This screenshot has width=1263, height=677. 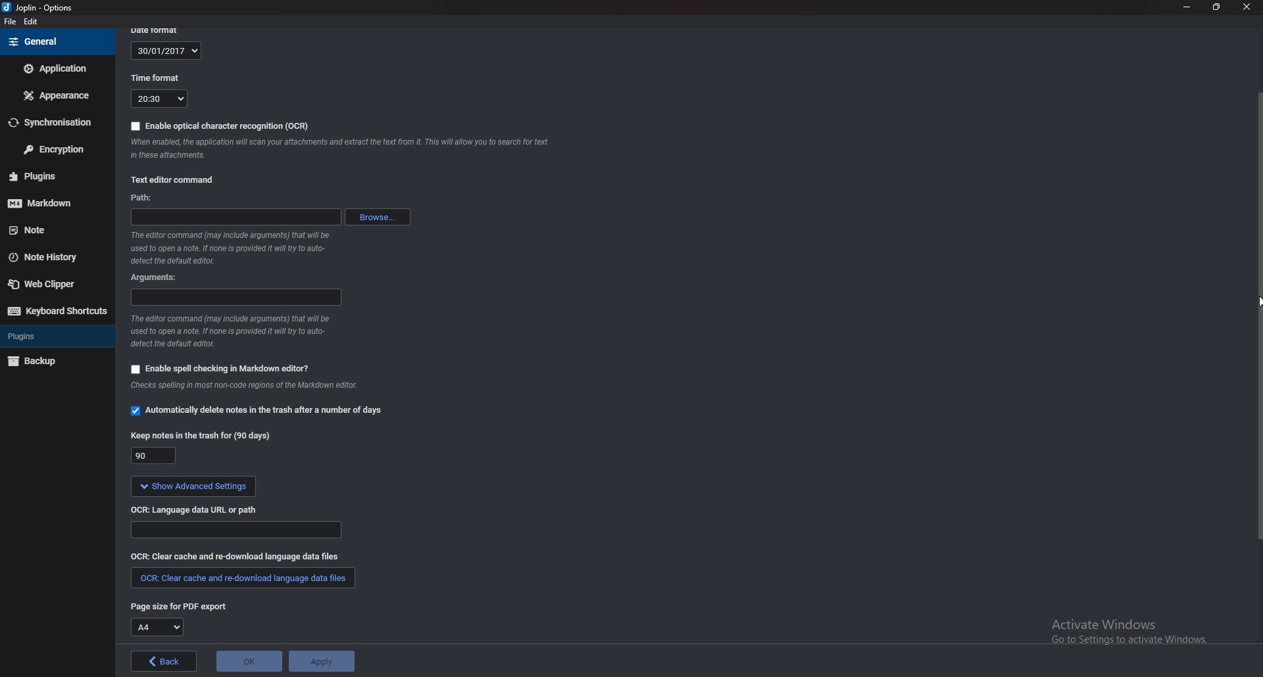 What do you see at coordinates (159, 99) in the screenshot?
I see `20:30` at bounding box center [159, 99].